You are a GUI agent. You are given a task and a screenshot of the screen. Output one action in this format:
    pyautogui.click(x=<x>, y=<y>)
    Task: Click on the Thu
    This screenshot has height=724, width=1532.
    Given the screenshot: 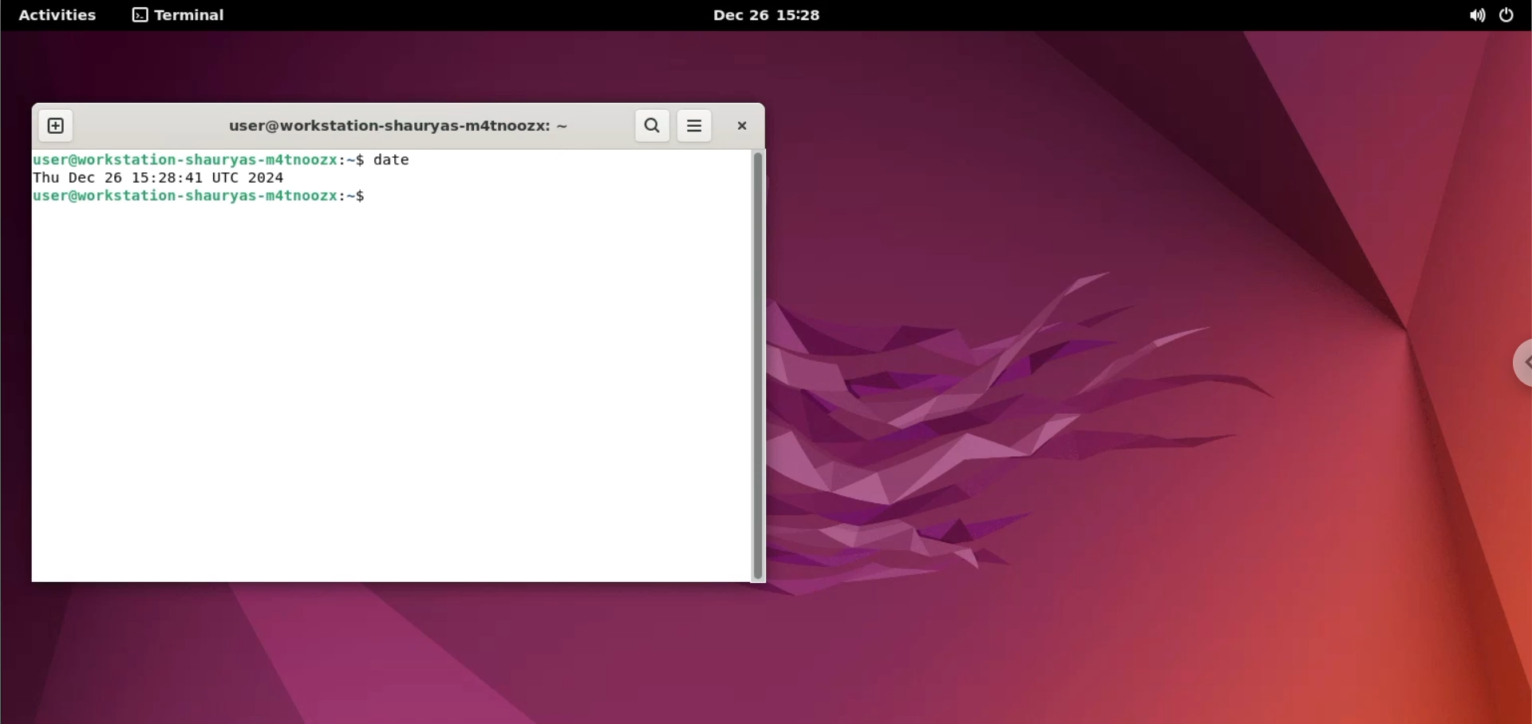 What is the action you would take?
    pyautogui.click(x=49, y=179)
    